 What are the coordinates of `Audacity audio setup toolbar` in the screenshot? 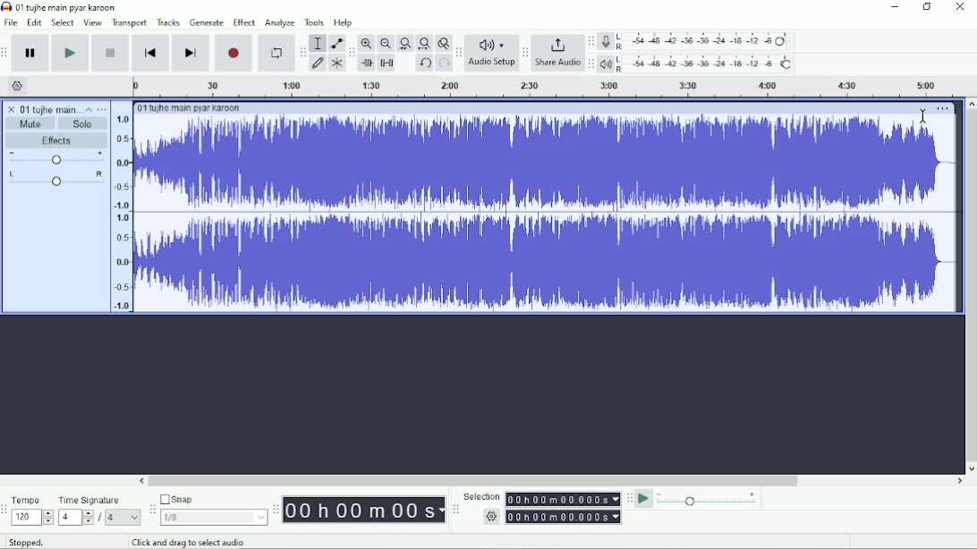 It's located at (458, 53).